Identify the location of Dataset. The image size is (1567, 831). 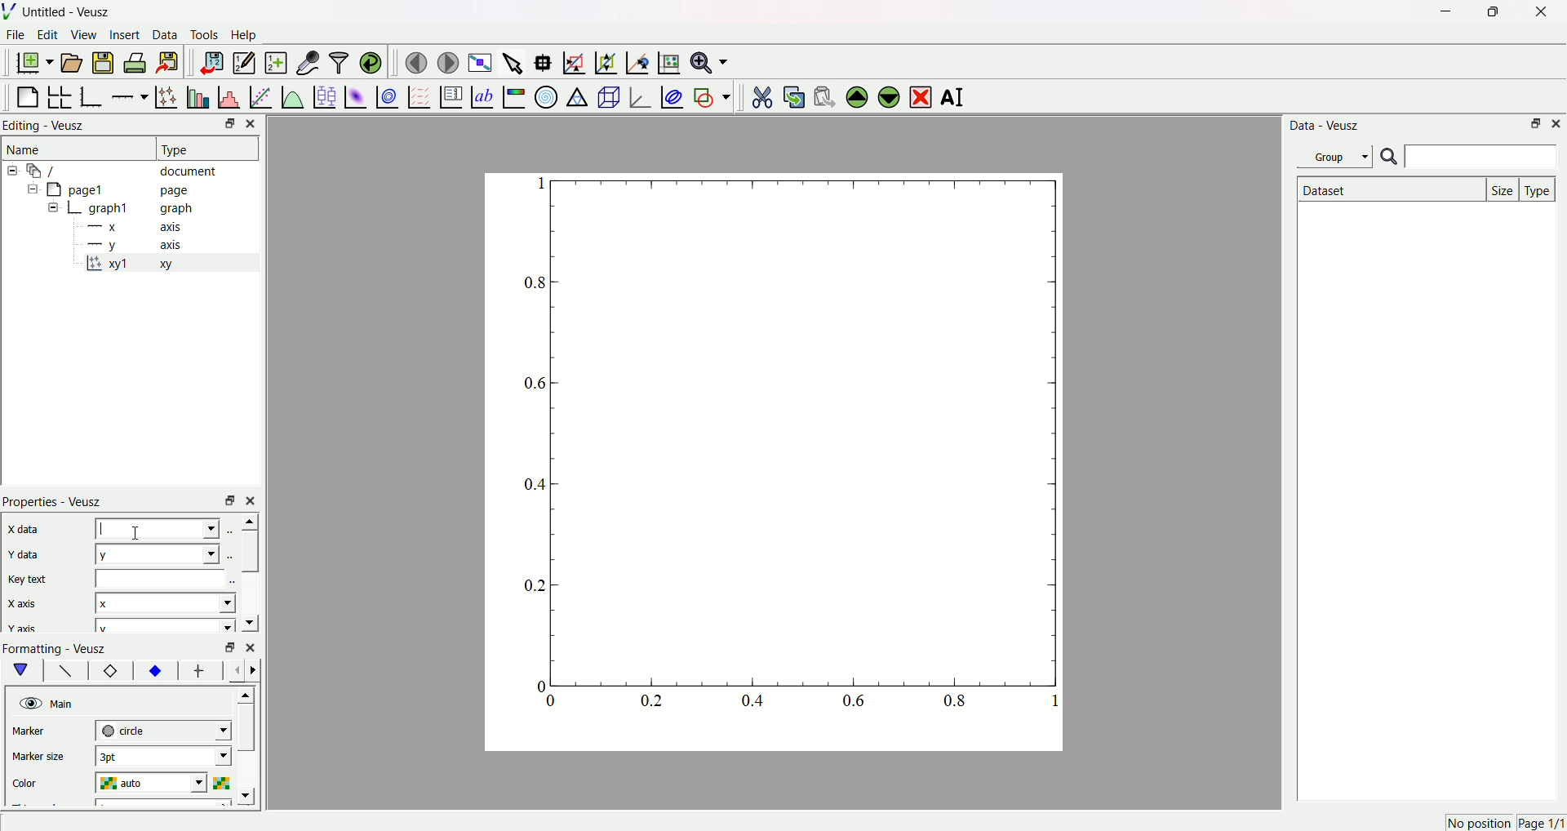
(1388, 189).